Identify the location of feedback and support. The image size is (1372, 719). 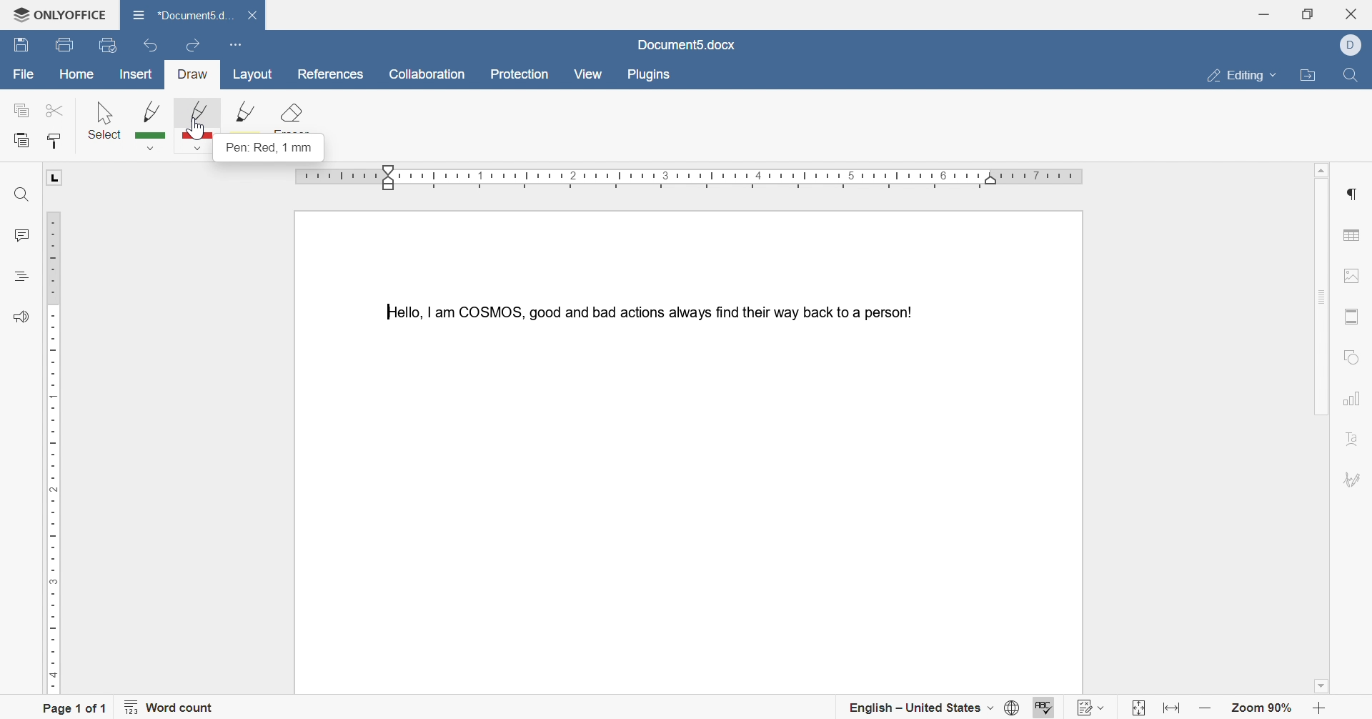
(20, 317).